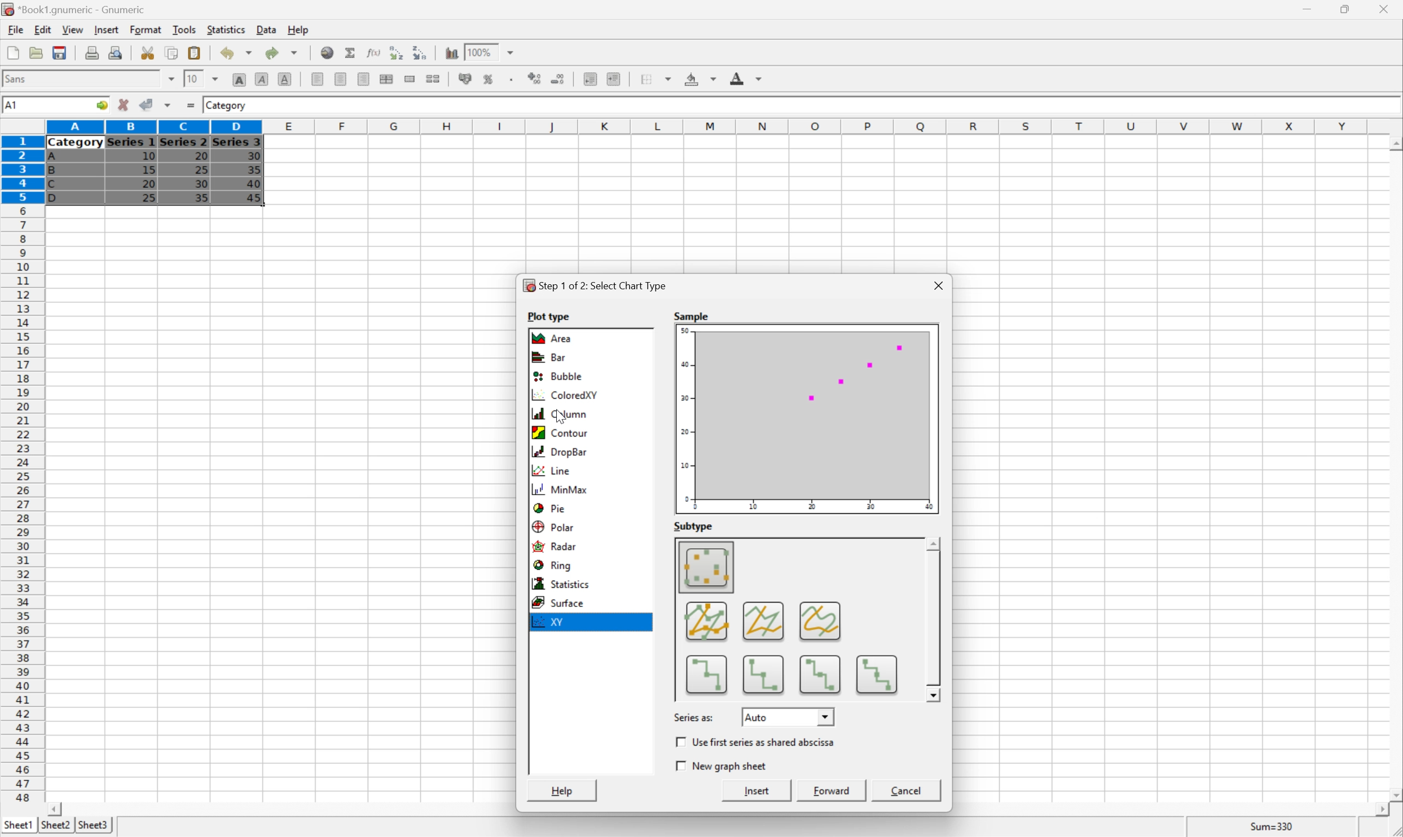  I want to click on Underline, so click(285, 78).